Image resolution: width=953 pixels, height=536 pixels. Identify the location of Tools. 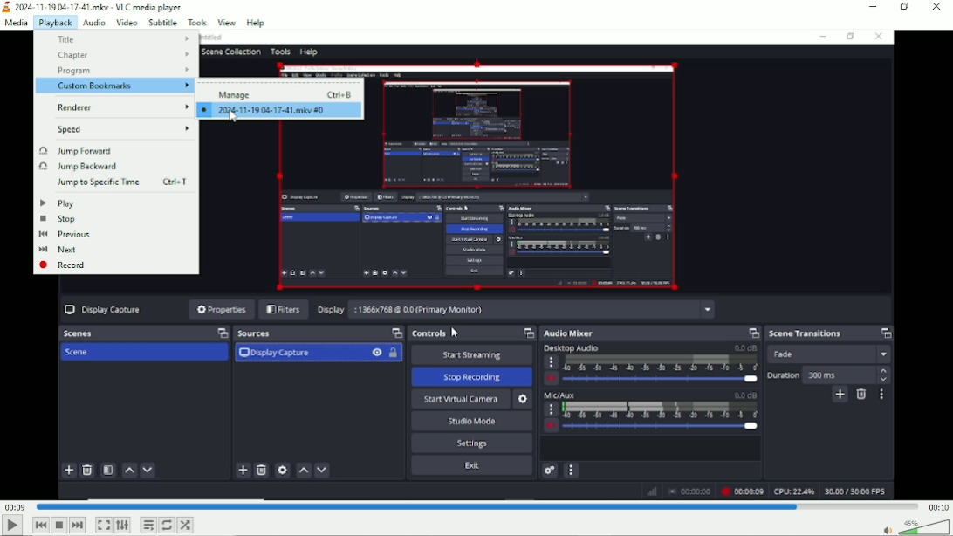
(197, 23).